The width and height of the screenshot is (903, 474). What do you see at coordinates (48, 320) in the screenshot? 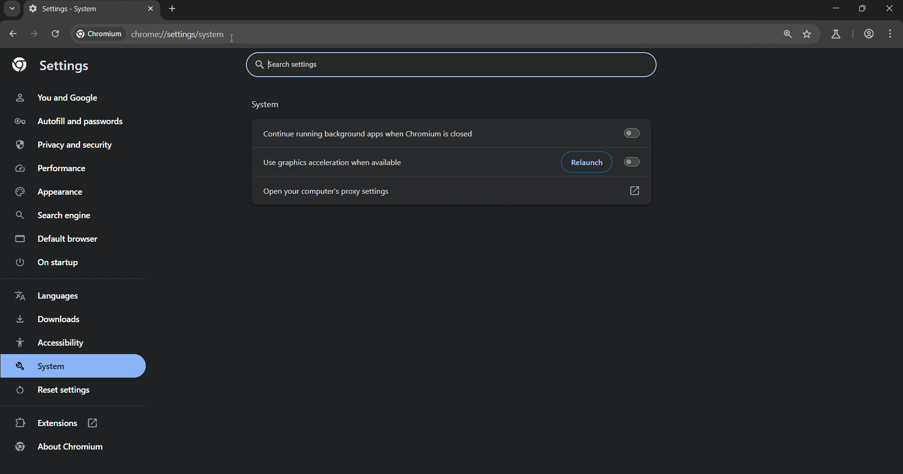
I see `downloads` at bounding box center [48, 320].